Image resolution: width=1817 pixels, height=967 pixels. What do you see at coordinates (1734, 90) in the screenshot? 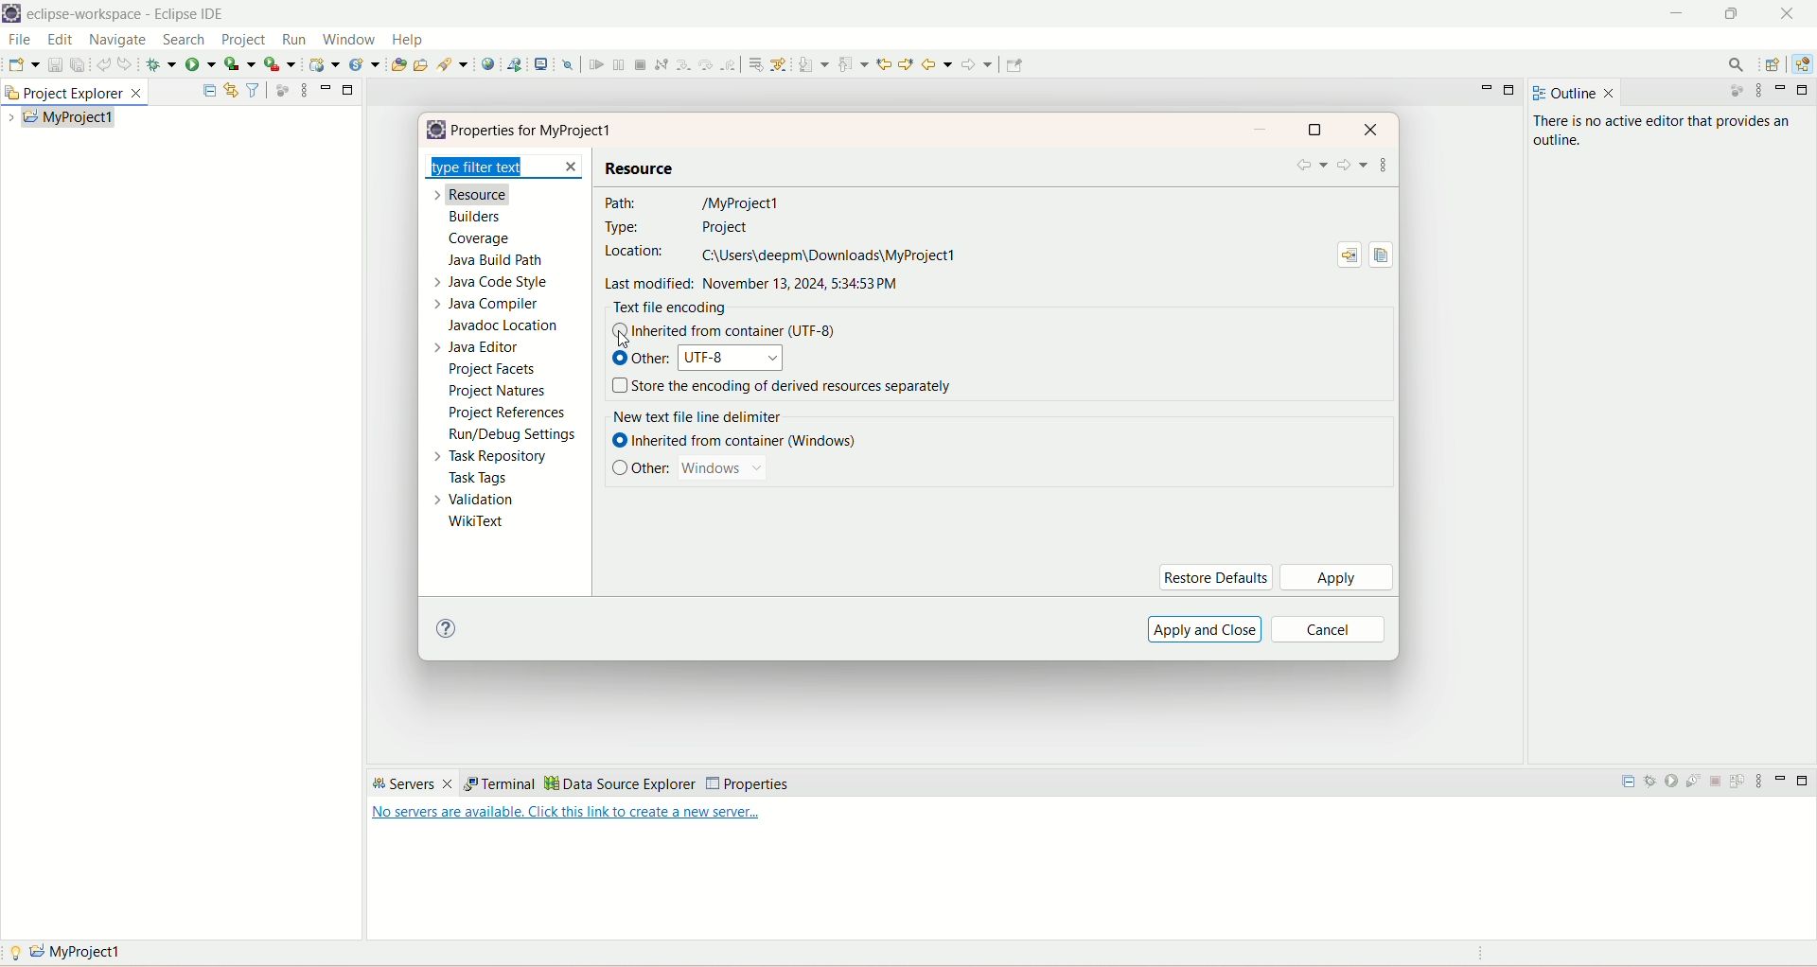
I see `focus on active task` at bounding box center [1734, 90].